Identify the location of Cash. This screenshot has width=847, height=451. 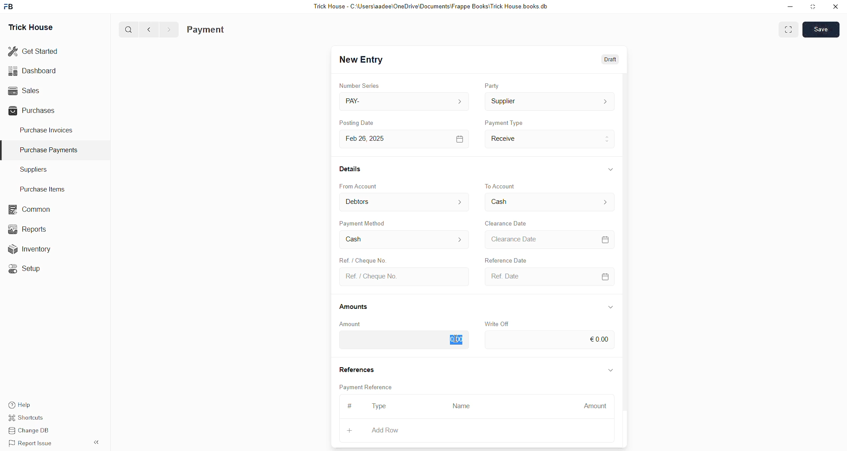
(403, 241).